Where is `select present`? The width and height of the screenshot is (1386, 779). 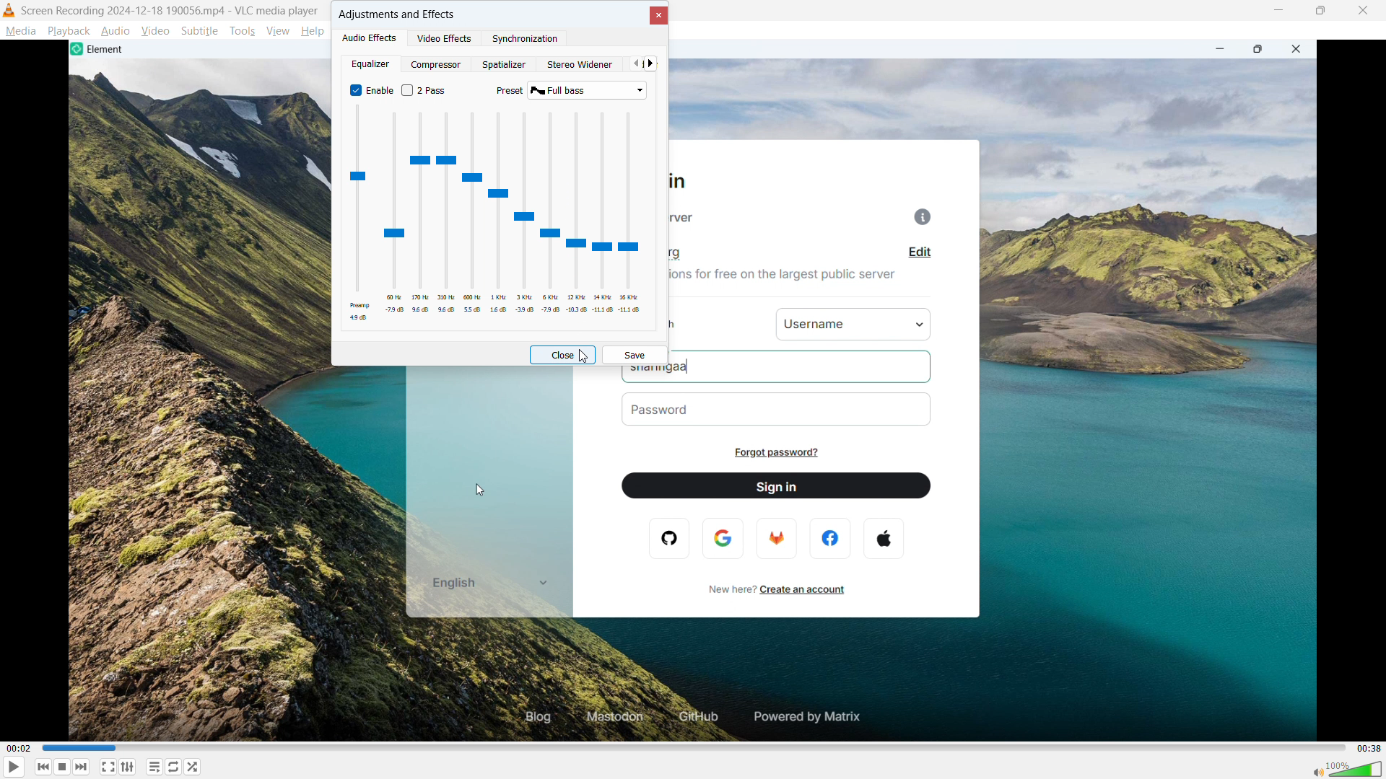
select present is located at coordinates (570, 90).